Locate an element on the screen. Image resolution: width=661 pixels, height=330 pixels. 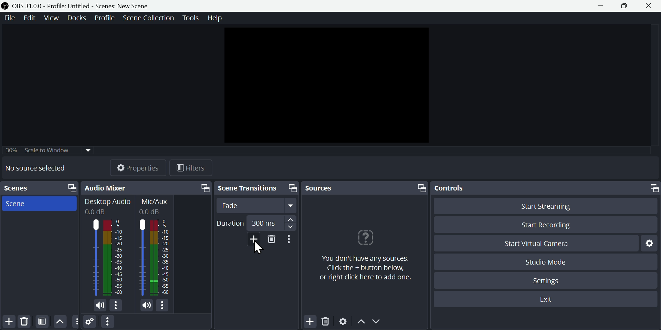
more options is located at coordinates (164, 307).